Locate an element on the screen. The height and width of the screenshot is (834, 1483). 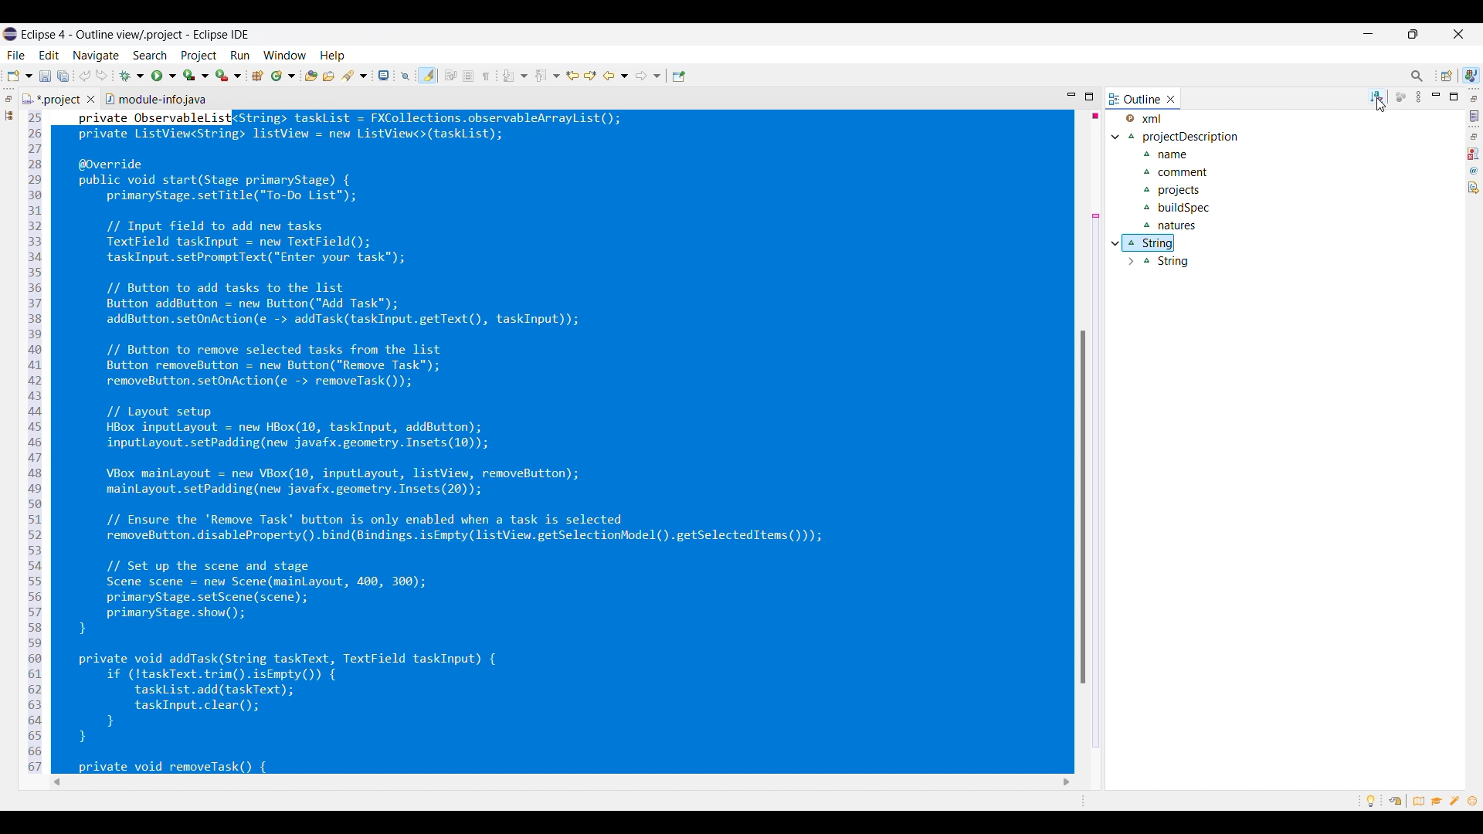
Close tab is located at coordinates (91, 99).